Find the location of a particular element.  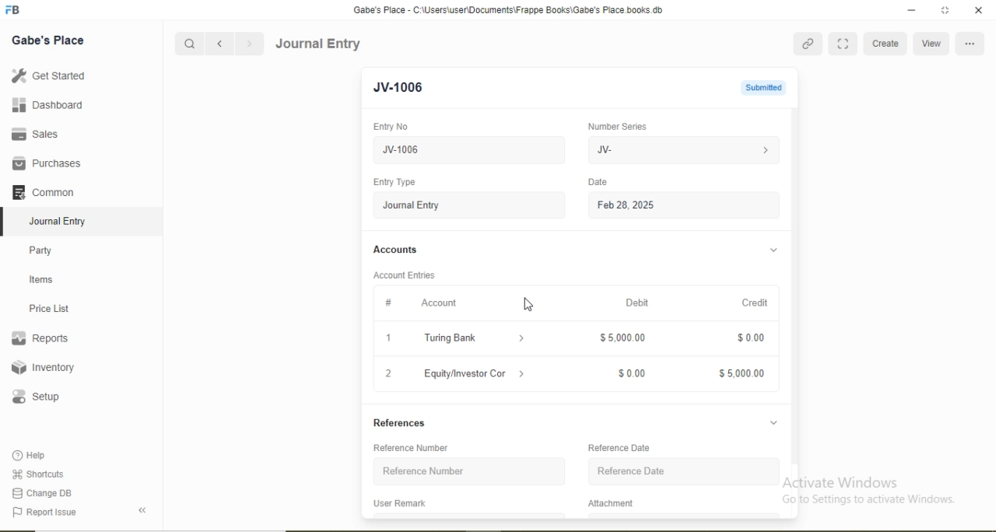

‘Gabe's Place - C:\Users\useriDocuments\Frappe Books\Gabe's Place books db is located at coordinates (507, 10).